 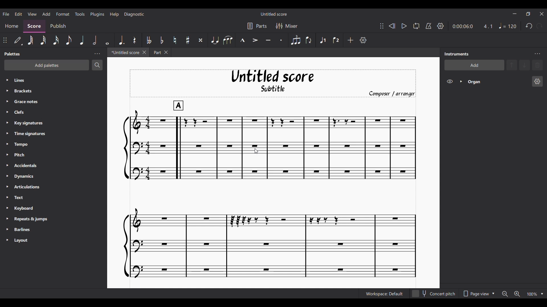 I want to click on View menu, so click(x=32, y=14).